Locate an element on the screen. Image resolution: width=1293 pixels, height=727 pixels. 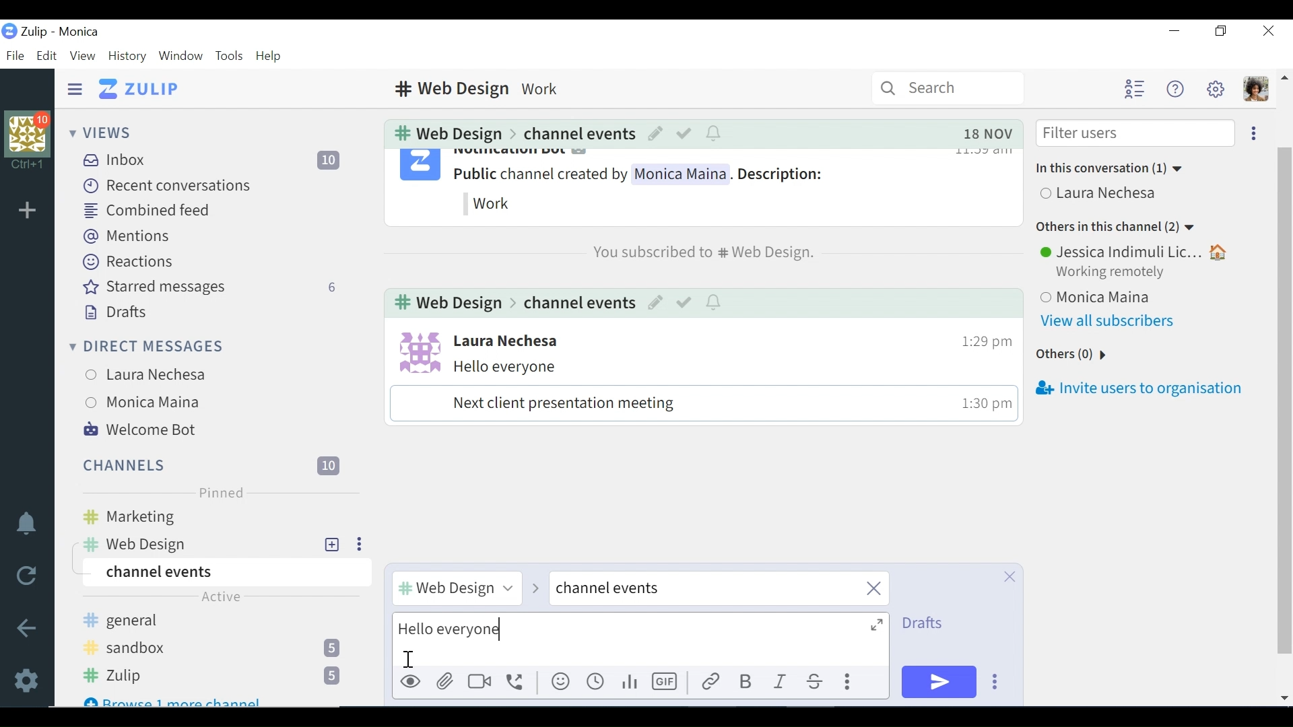
Mentions is located at coordinates (127, 236).